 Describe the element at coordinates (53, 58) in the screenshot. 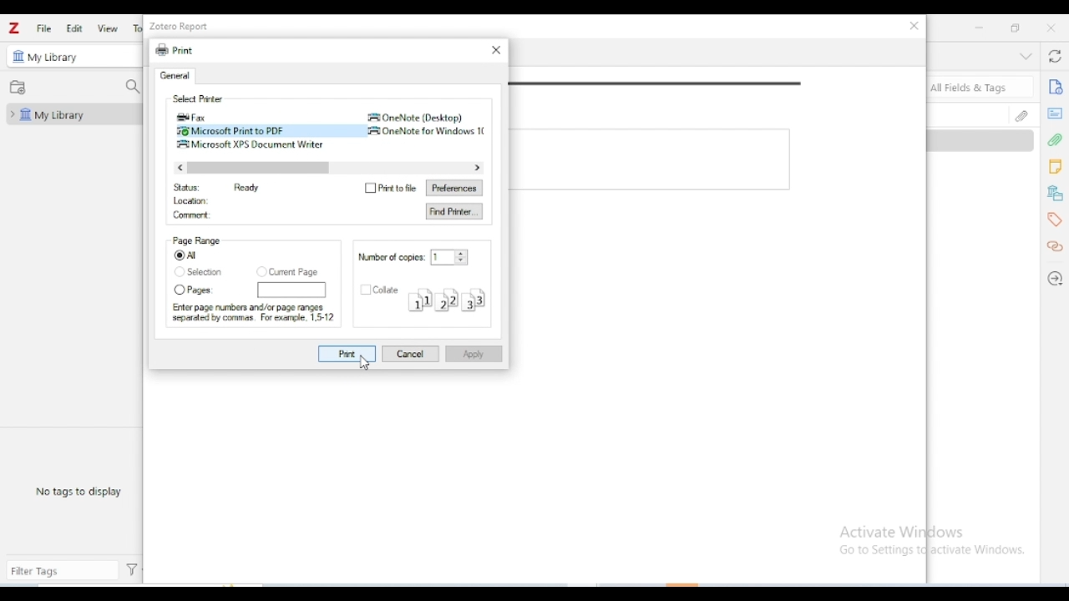

I see `my library` at that location.